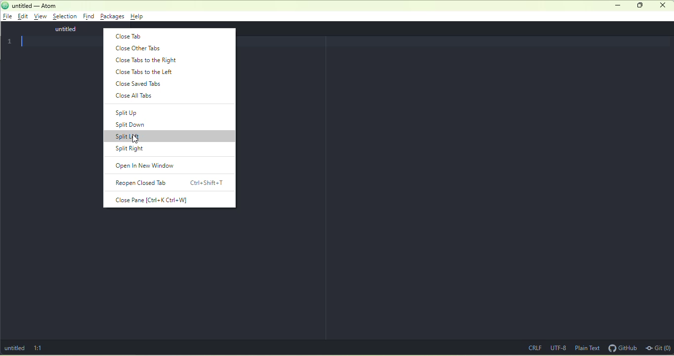 This screenshot has width=674, height=356. What do you see at coordinates (30, 6) in the screenshot?
I see `title` at bounding box center [30, 6].